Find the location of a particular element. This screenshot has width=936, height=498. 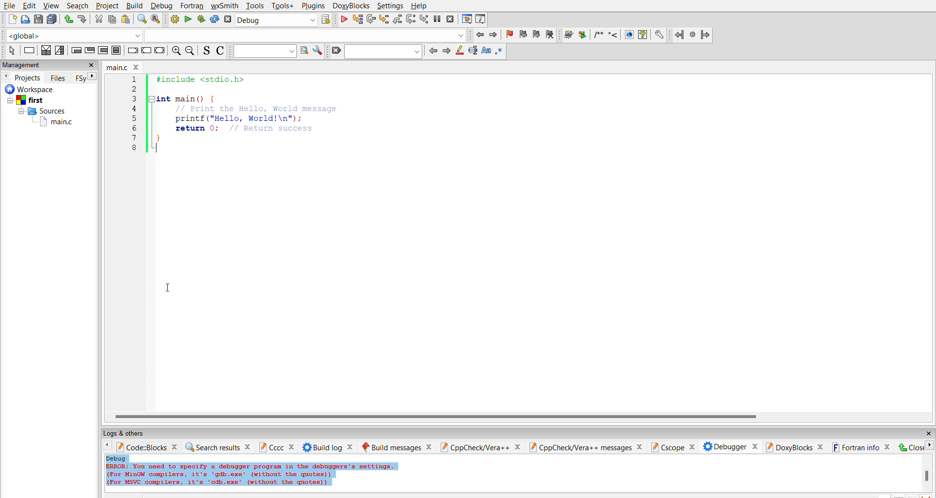

tools+ is located at coordinates (281, 6).